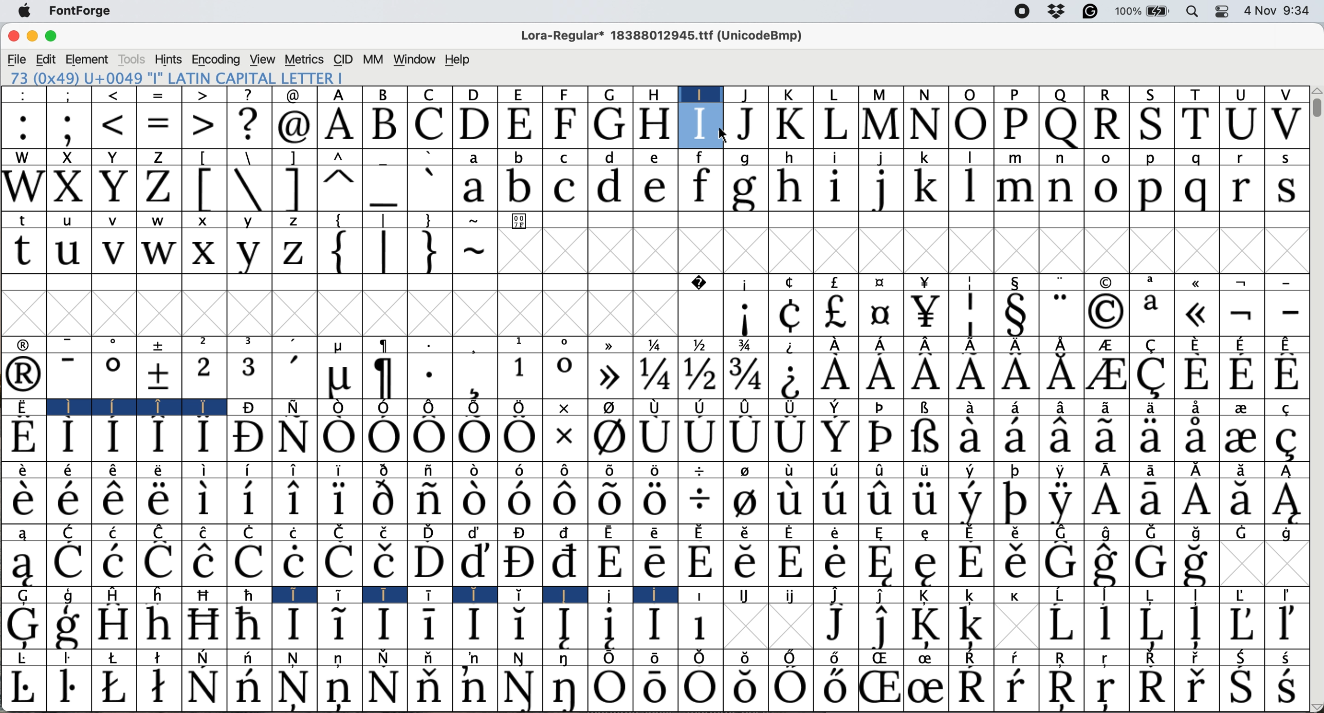 The width and height of the screenshot is (1324, 713). What do you see at coordinates (518, 407) in the screenshot?
I see `symbol` at bounding box center [518, 407].